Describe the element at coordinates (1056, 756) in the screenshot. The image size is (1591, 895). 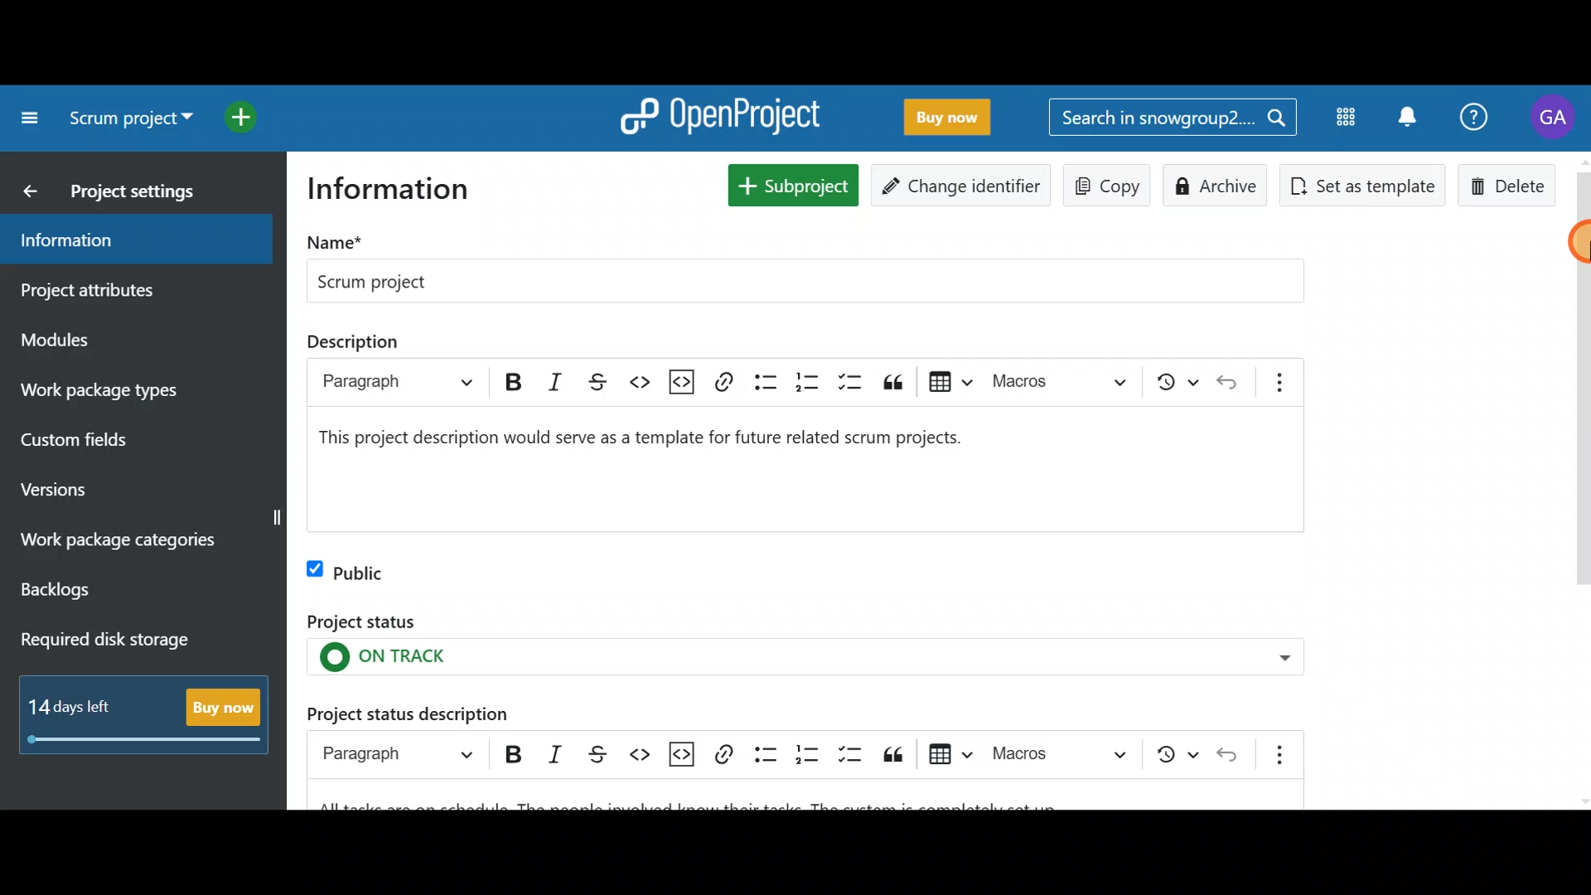
I see `Choose macro` at that location.